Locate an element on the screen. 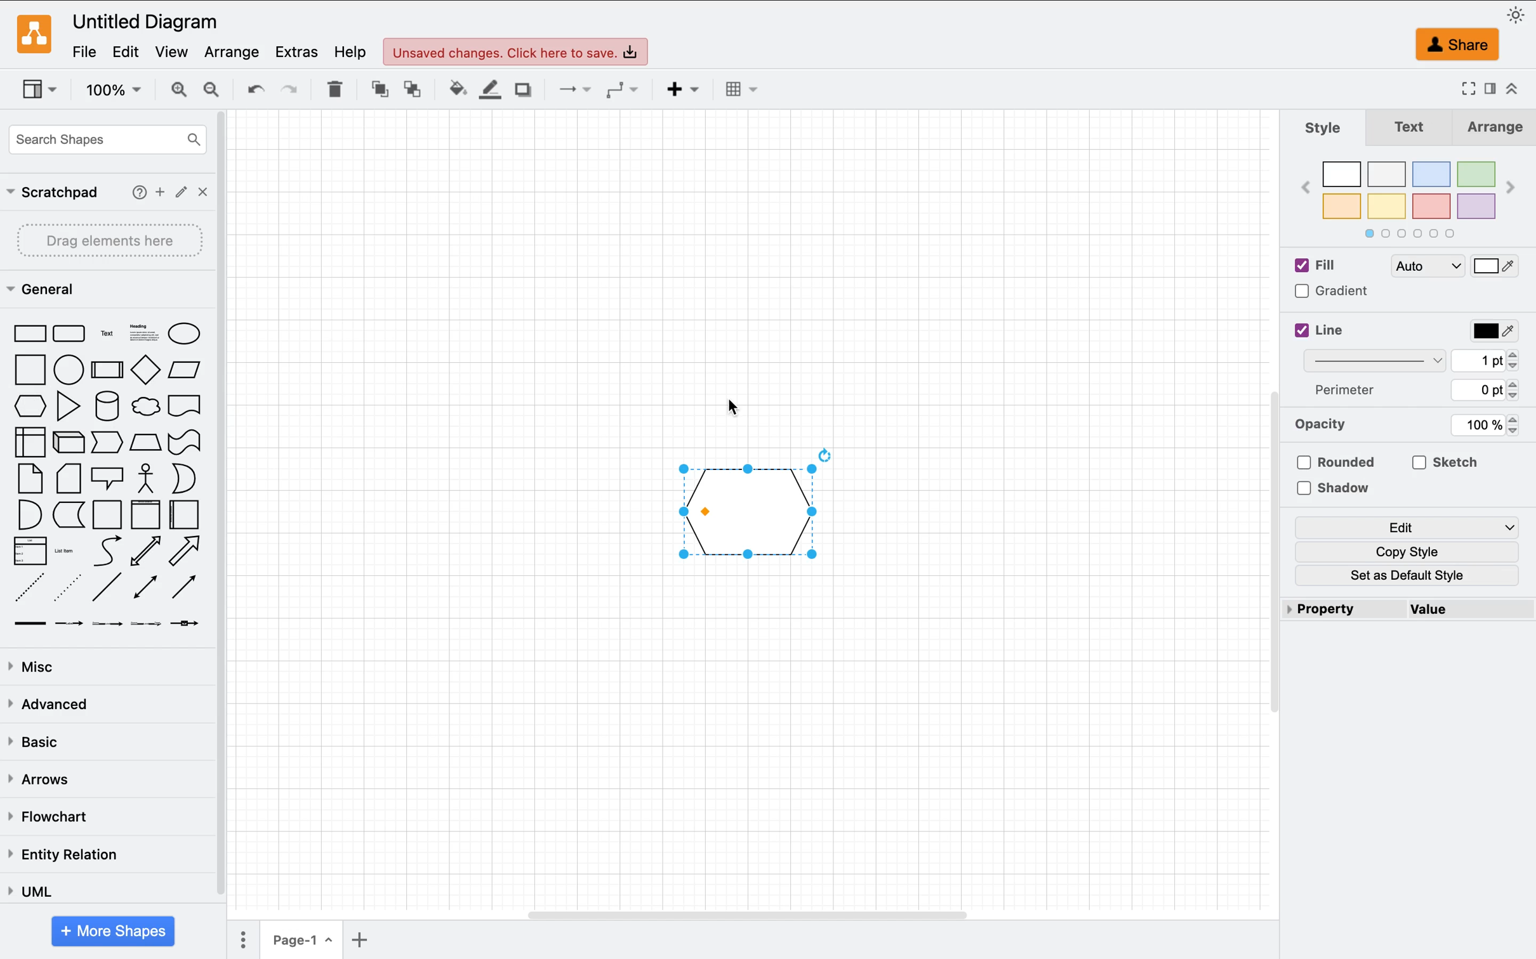 Image resolution: width=1536 pixels, height=959 pixels. trapezoid is located at coordinates (143, 443).